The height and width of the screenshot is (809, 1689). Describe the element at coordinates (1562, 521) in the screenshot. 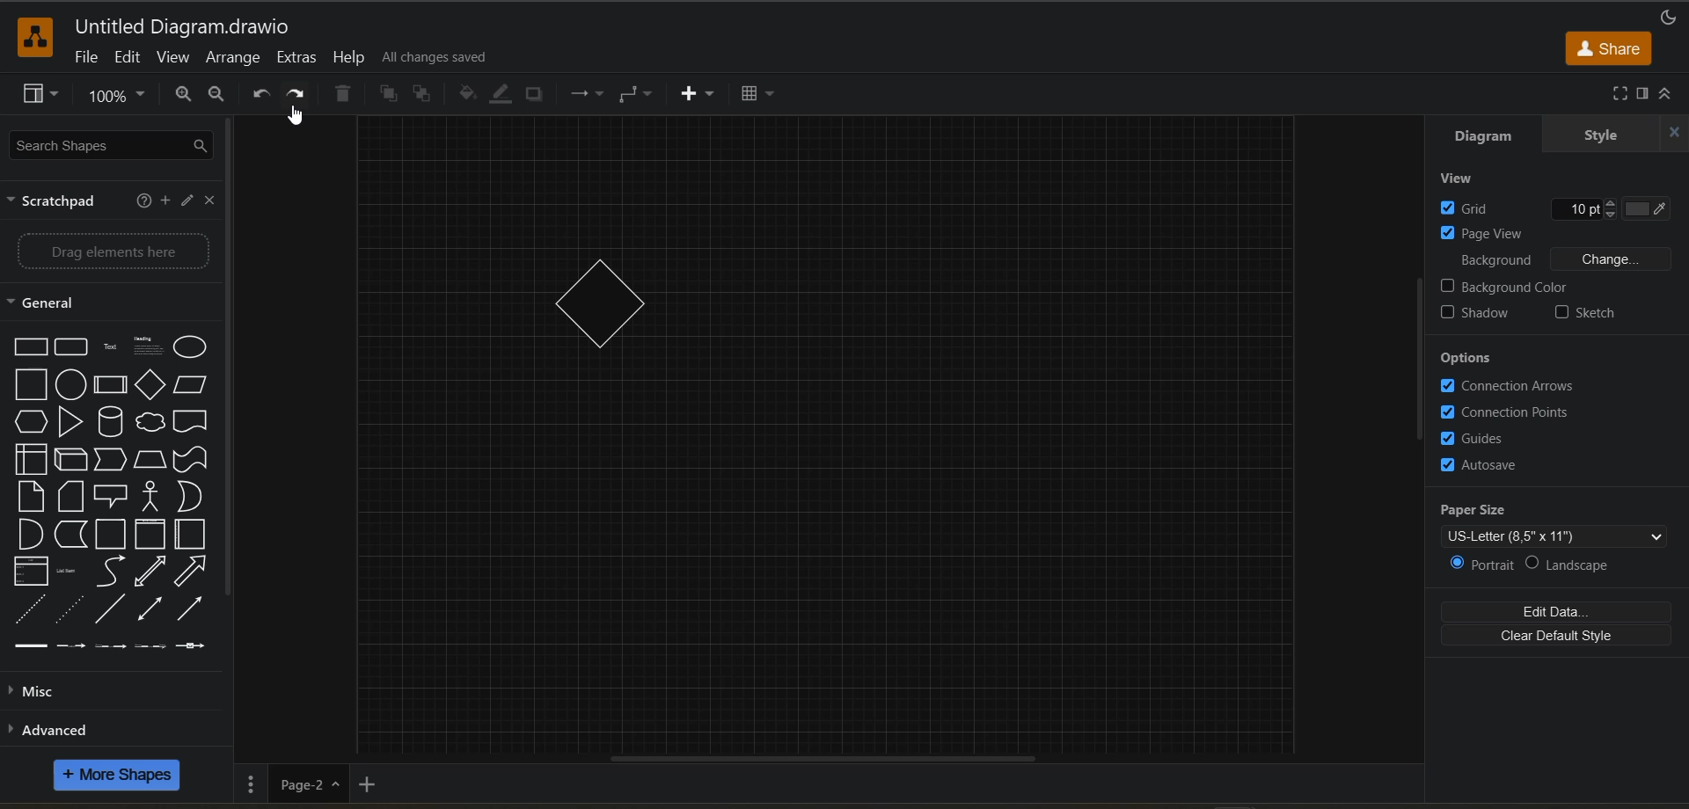

I see `paper size` at that location.